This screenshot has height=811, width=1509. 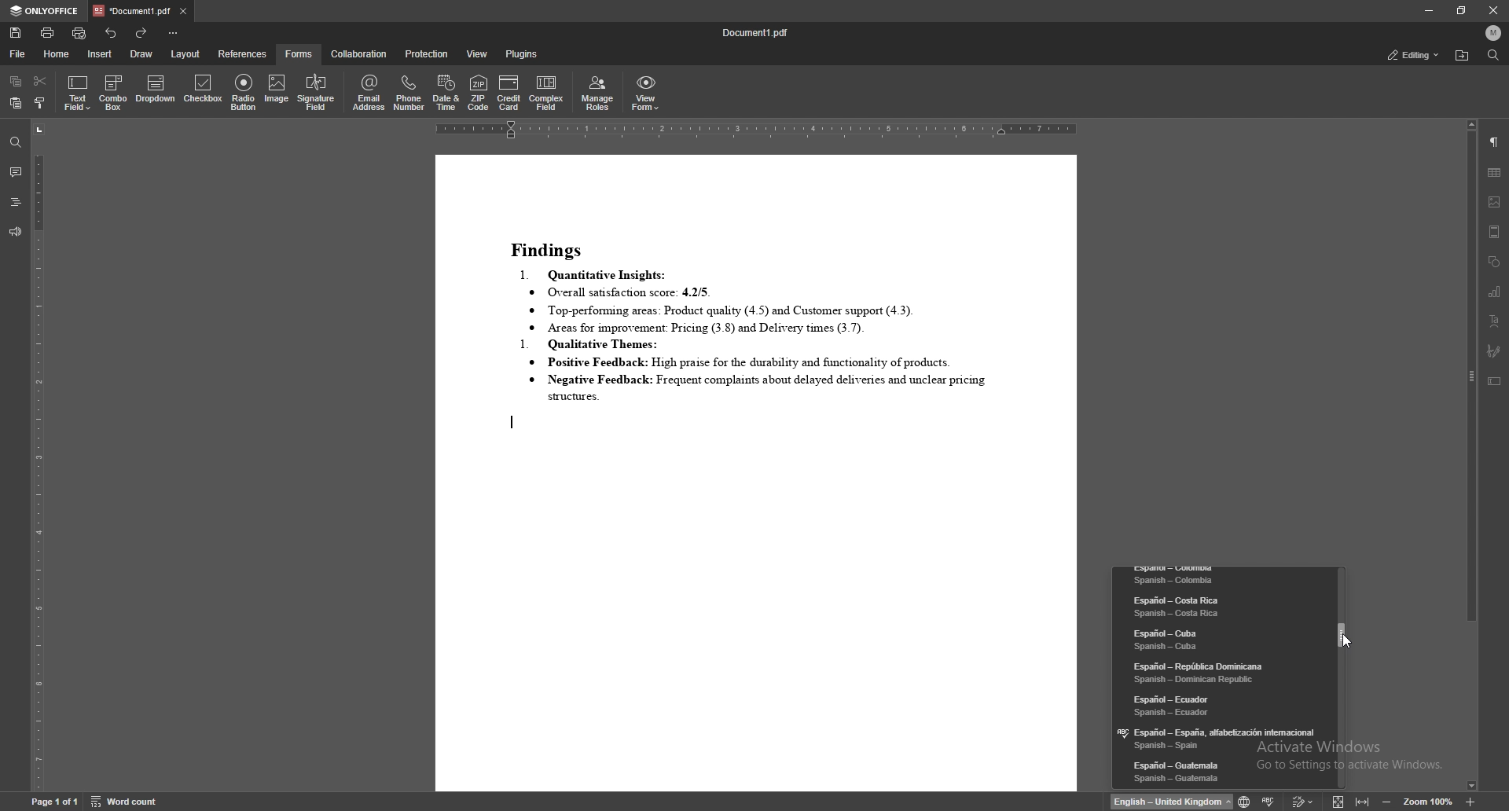 I want to click on manage roles, so click(x=598, y=94).